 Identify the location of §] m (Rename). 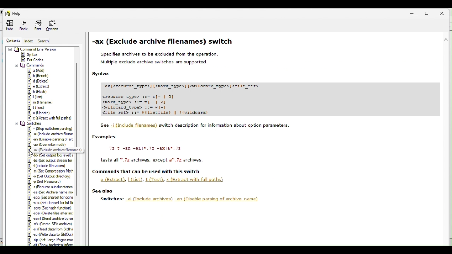
(41, 102).